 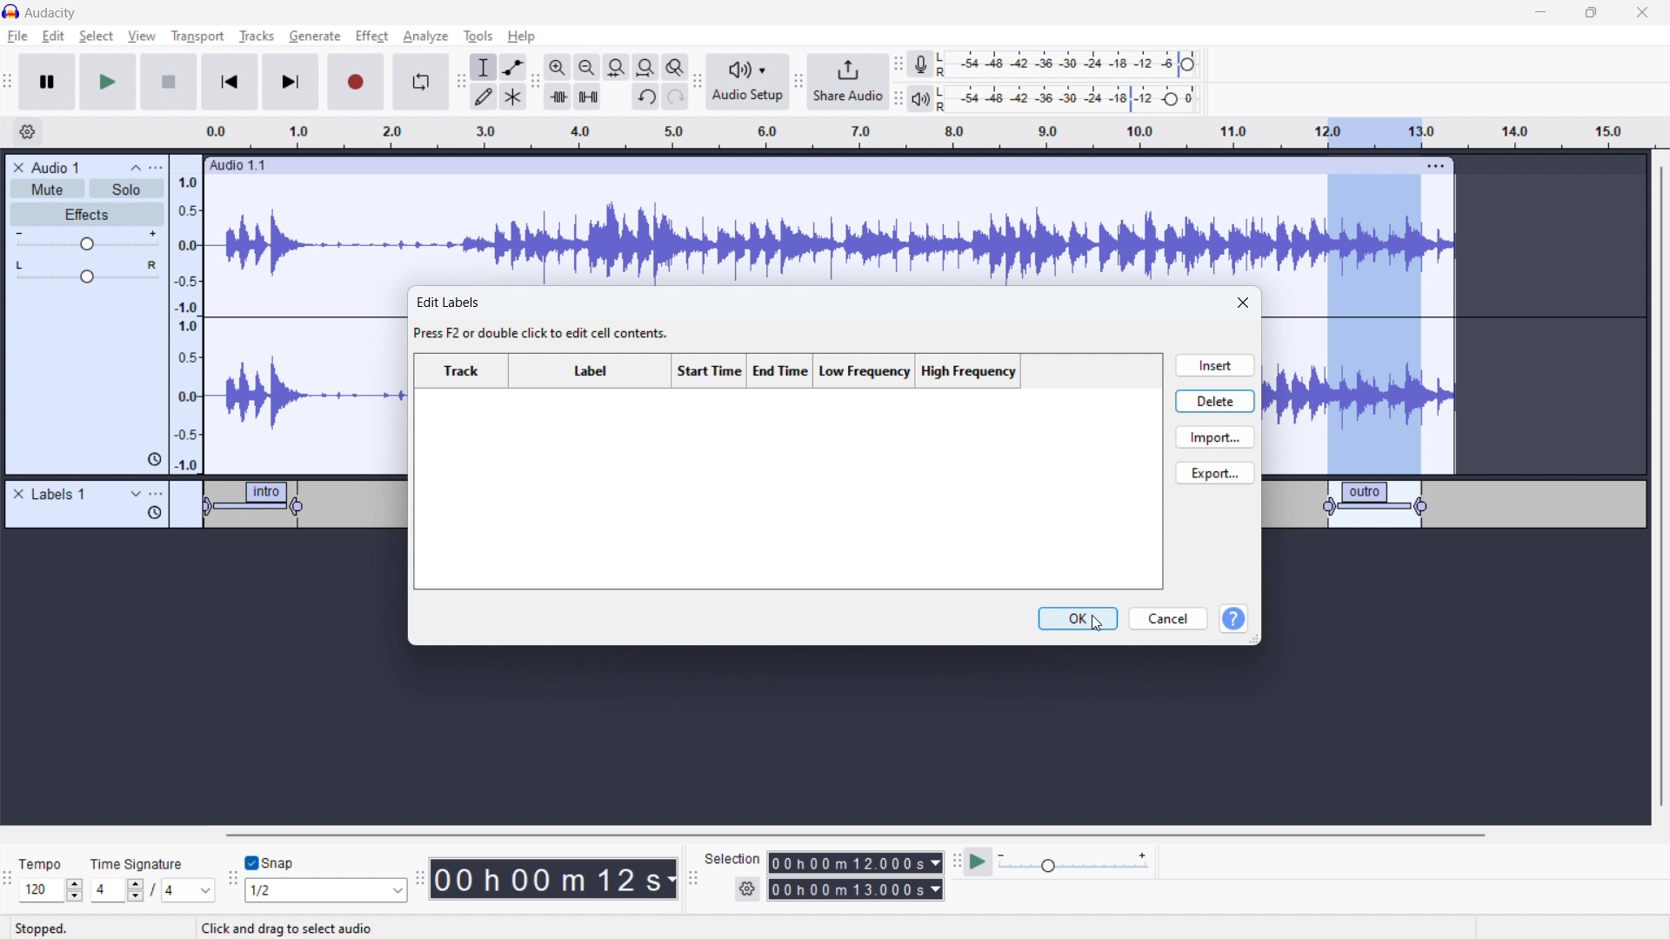 What do you see at coordinates (812, 166) in the screenshot?
I see `click to move` at bounding box center [812, 166].